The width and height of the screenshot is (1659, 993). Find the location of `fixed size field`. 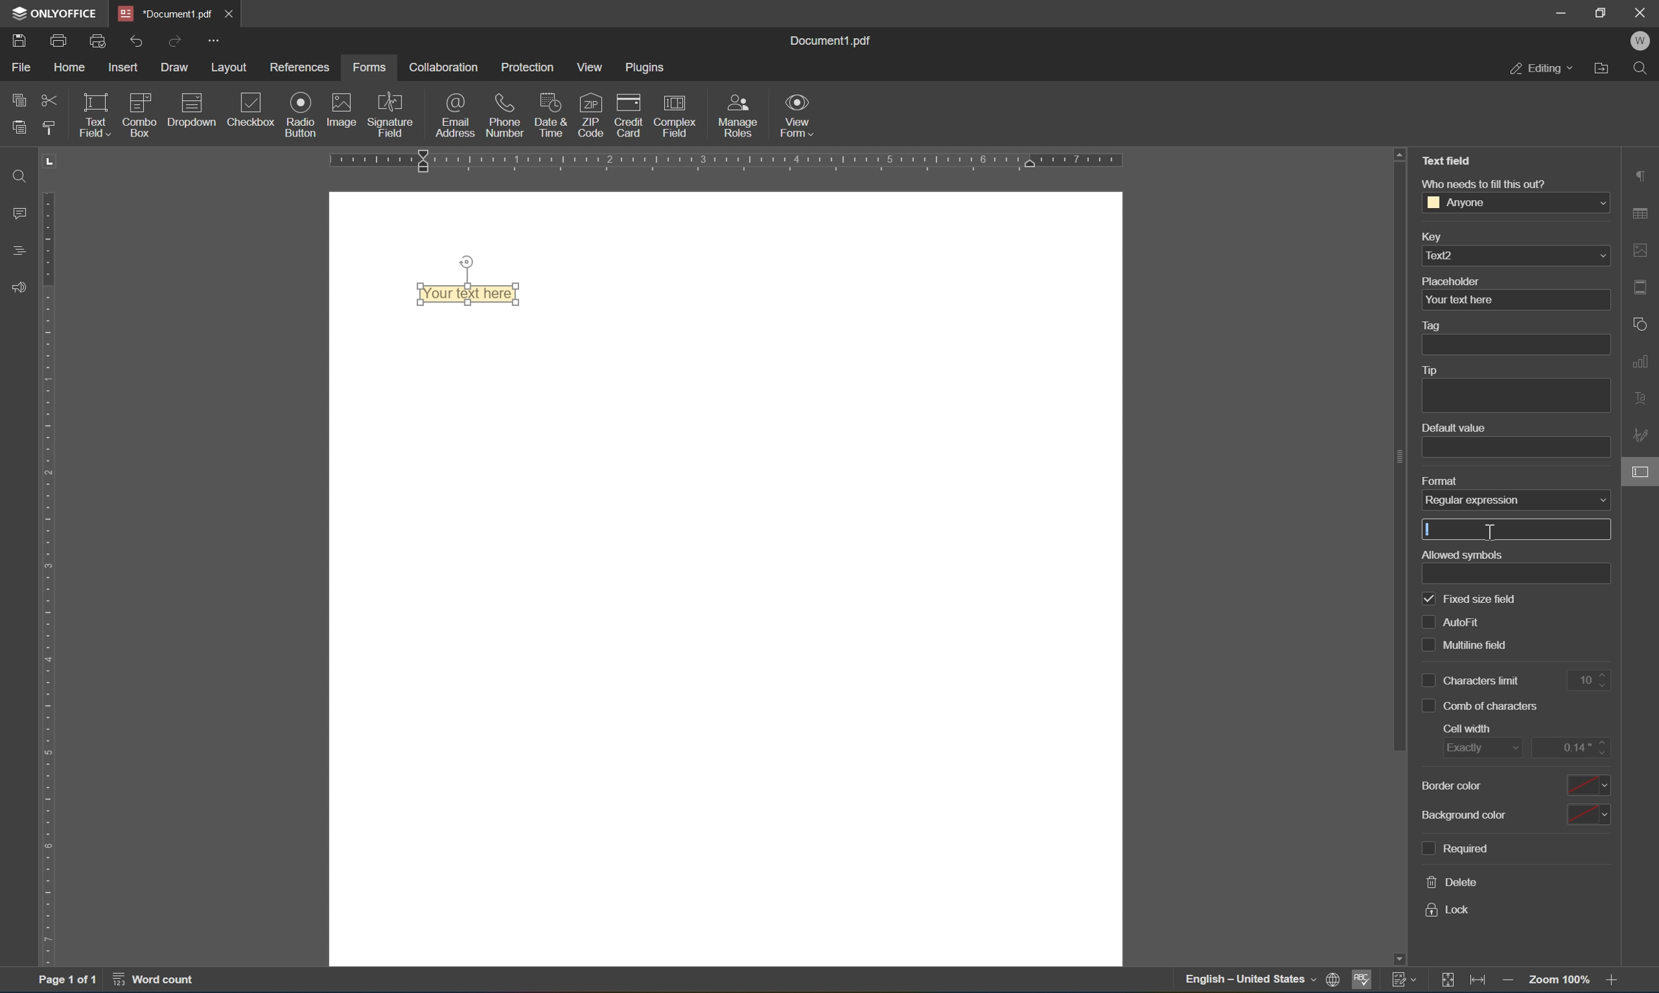

fixed size field is located at coordinates (1468, 599).